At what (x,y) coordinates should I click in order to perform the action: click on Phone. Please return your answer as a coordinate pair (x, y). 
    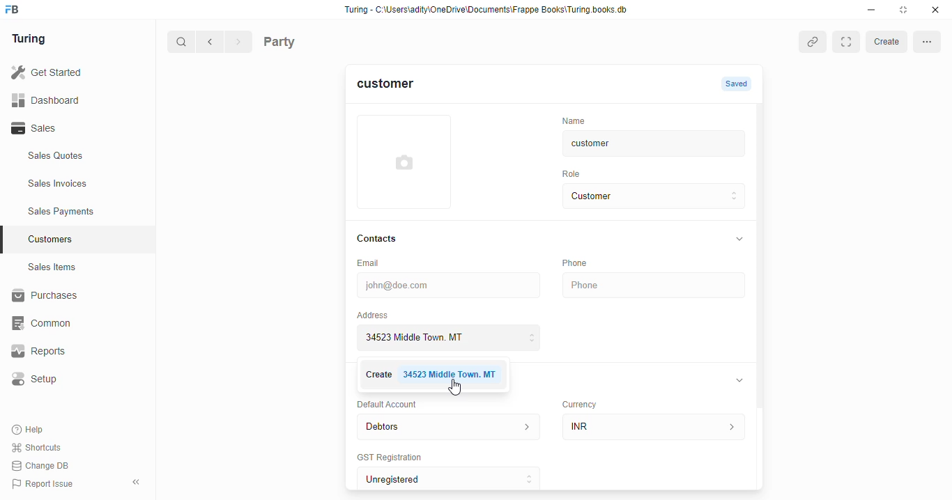
    Looking at the image, I should click on (573, 263).